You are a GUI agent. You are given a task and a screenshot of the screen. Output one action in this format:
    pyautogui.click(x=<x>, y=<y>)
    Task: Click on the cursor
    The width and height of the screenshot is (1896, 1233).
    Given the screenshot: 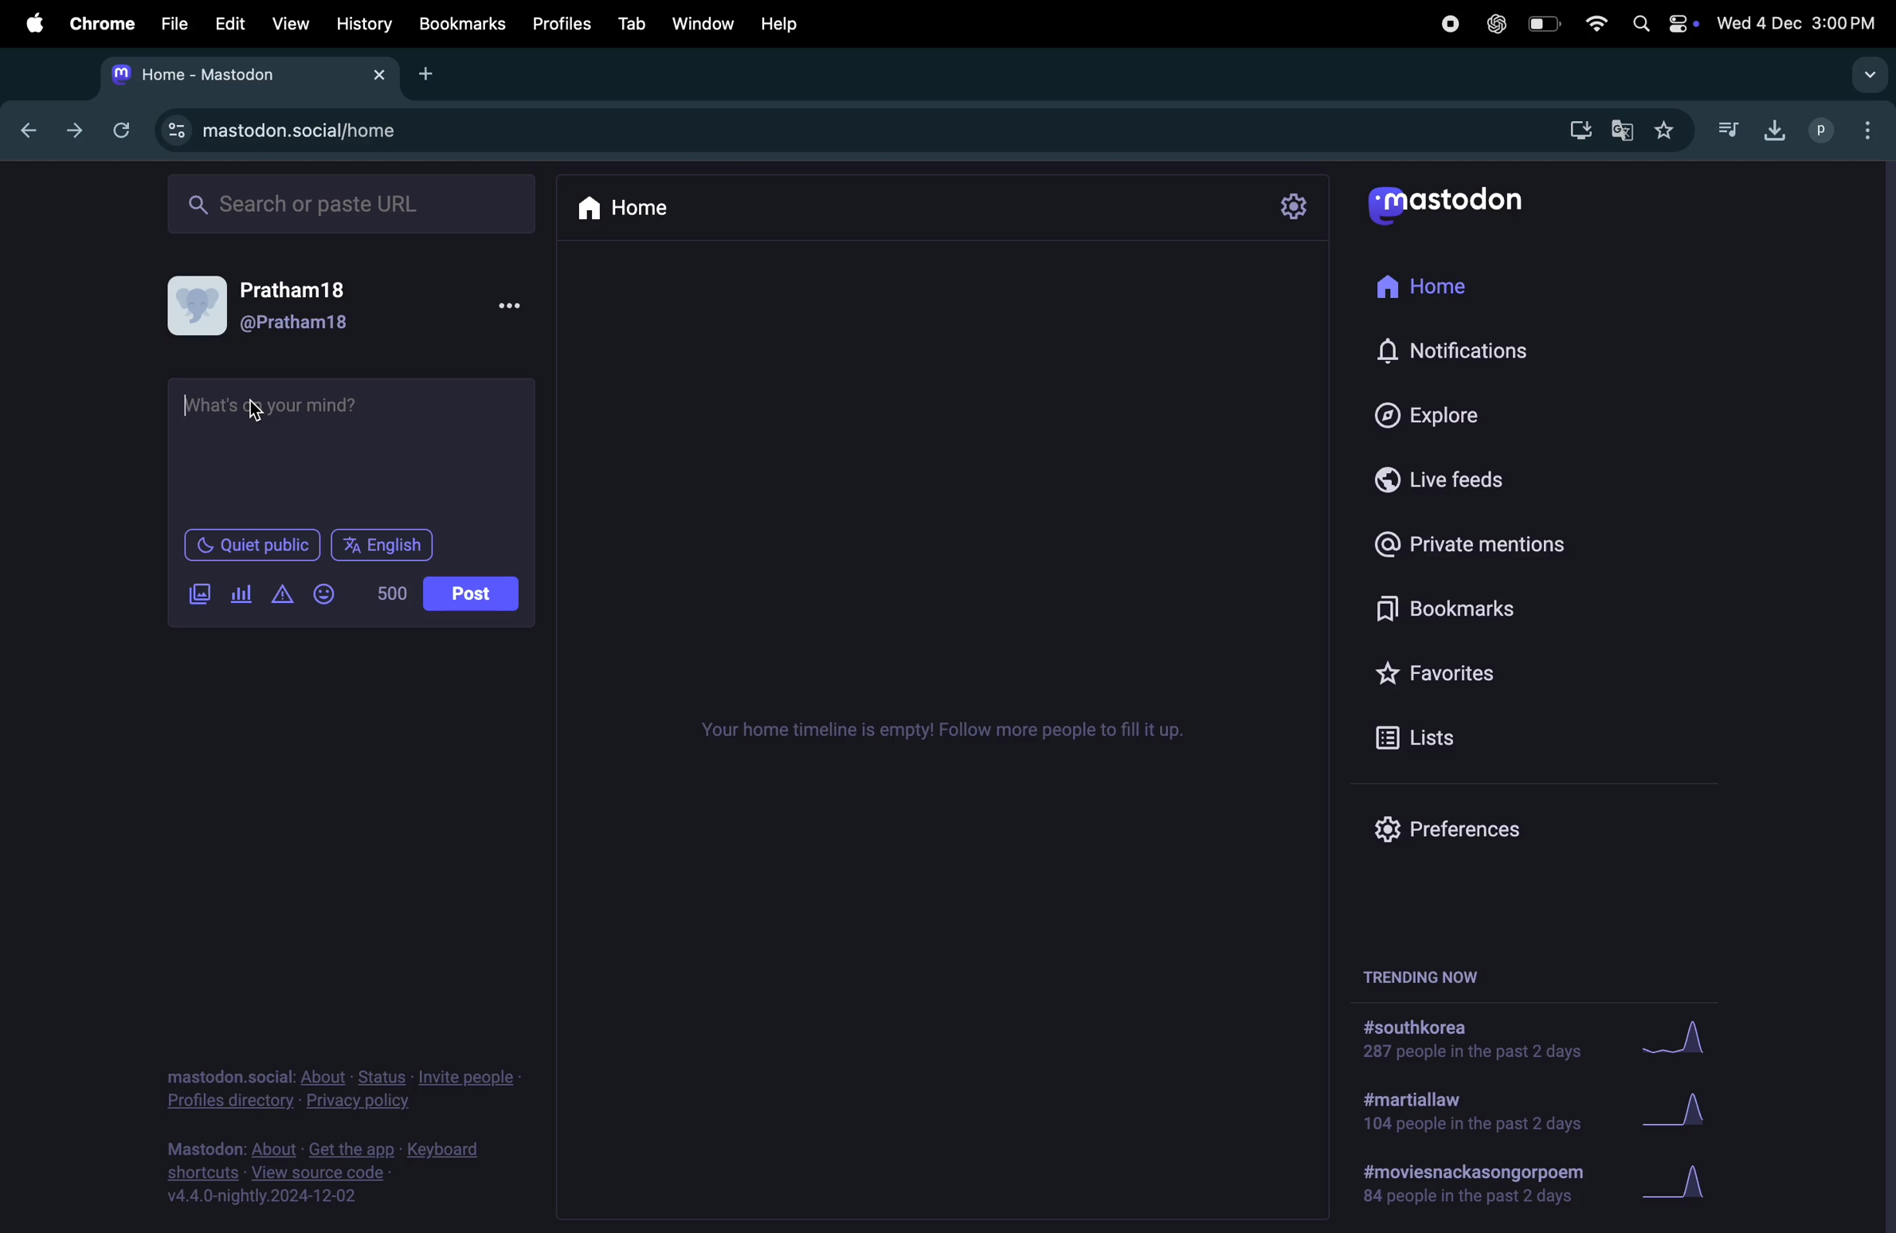 What is the action you would take?
    pyautogui.click(x=259, y=413)
    